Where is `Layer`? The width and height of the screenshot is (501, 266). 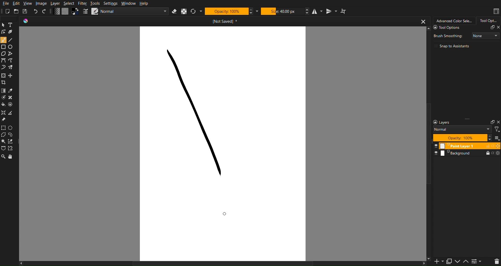
Layer is located at coordinates (55, 3).